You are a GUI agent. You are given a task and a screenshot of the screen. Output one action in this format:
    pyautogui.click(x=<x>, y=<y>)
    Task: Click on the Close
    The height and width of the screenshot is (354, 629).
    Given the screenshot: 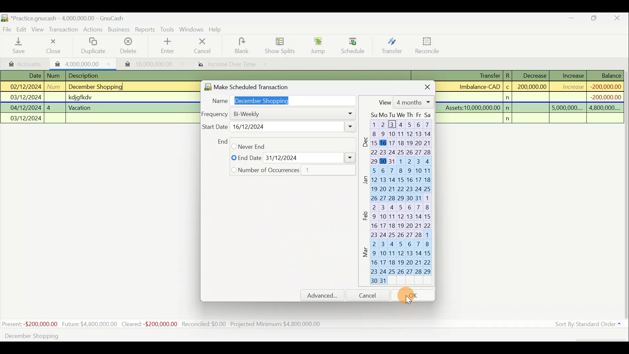 What is the action you would take?
    pyautogui.click(x=422, y=86)
    